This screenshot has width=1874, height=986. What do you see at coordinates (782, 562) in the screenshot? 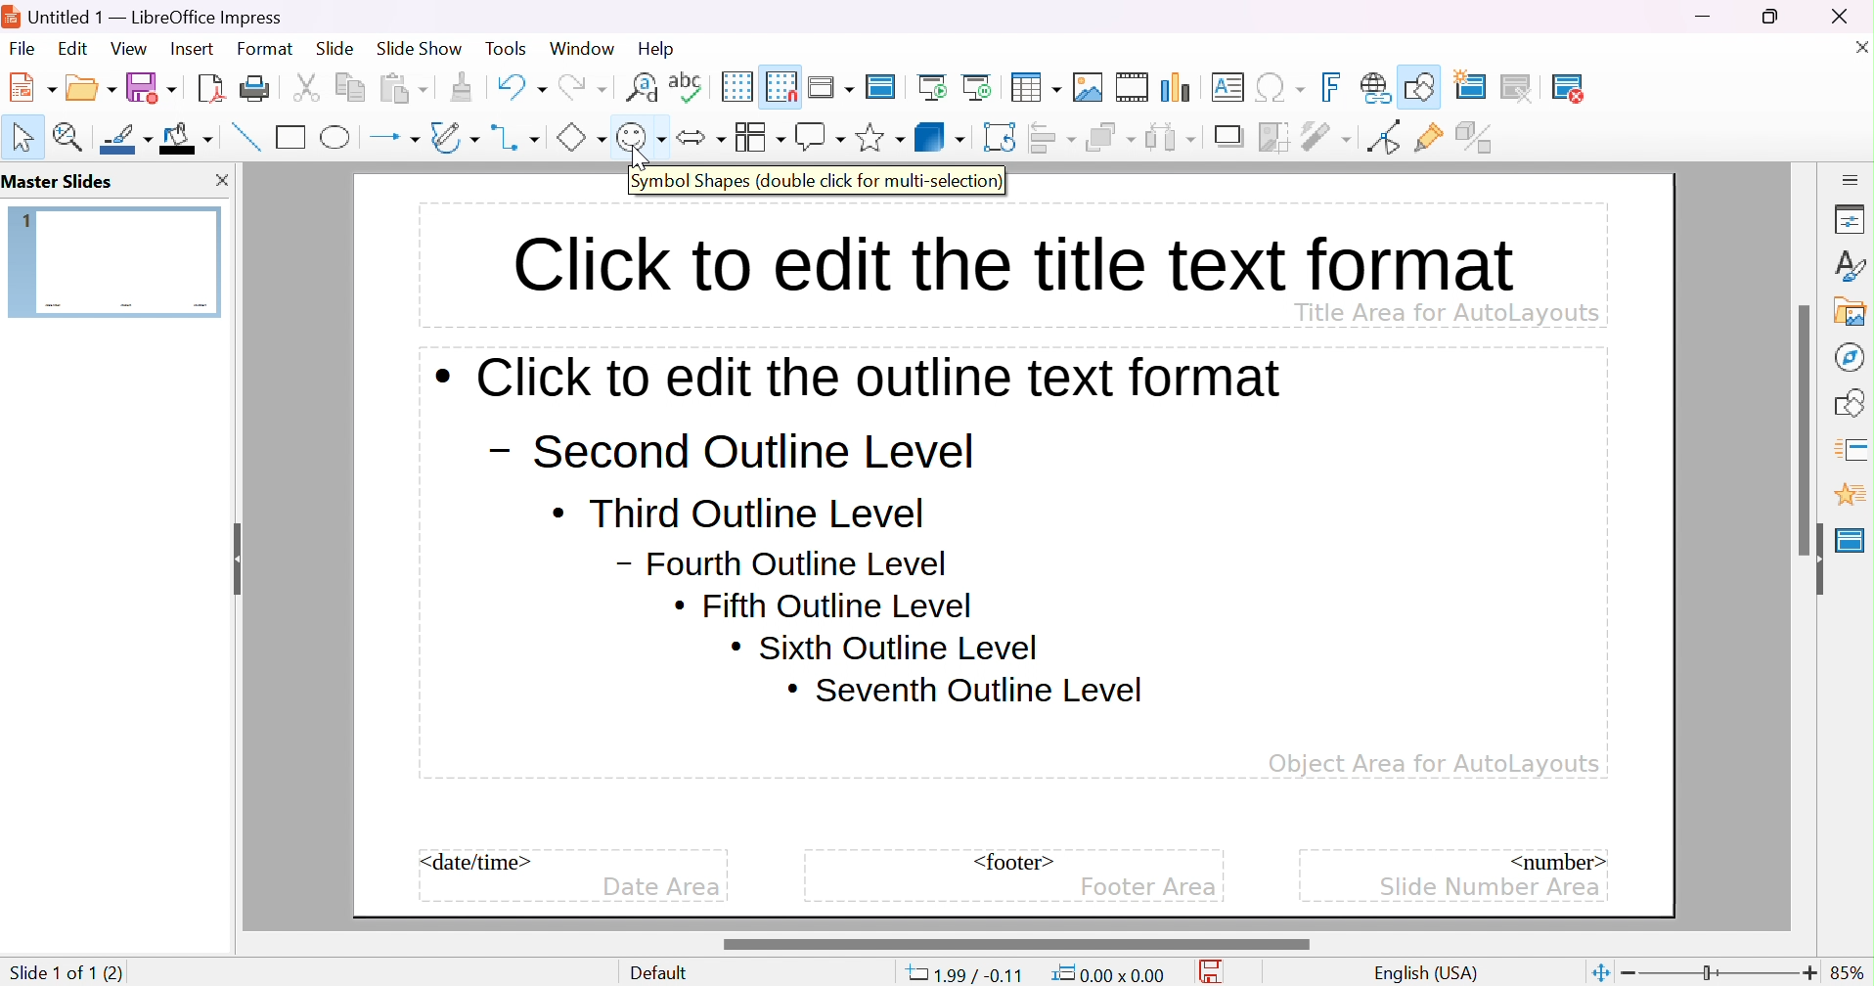
I see `fourth outline level` at bounding box center [782, 562].